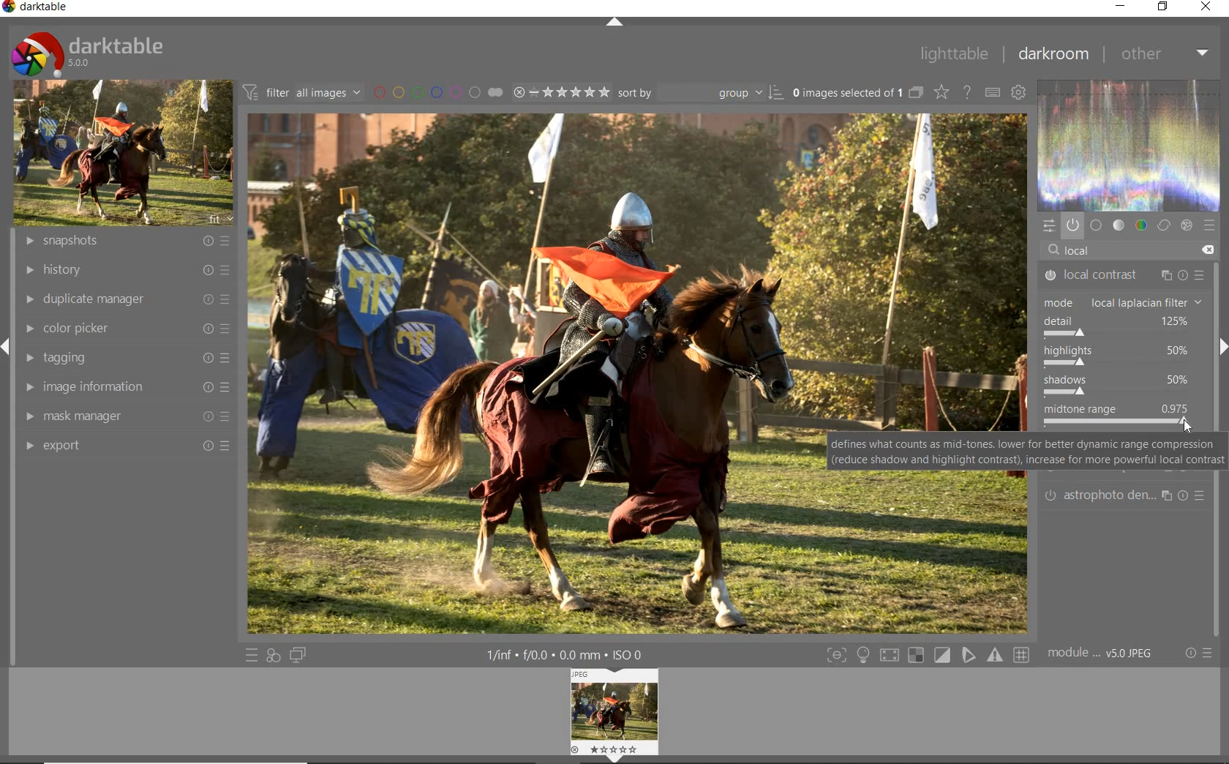  Describe the element at coordinates (1048, 225) in the screenshot. I see `quick access panel` at that location.